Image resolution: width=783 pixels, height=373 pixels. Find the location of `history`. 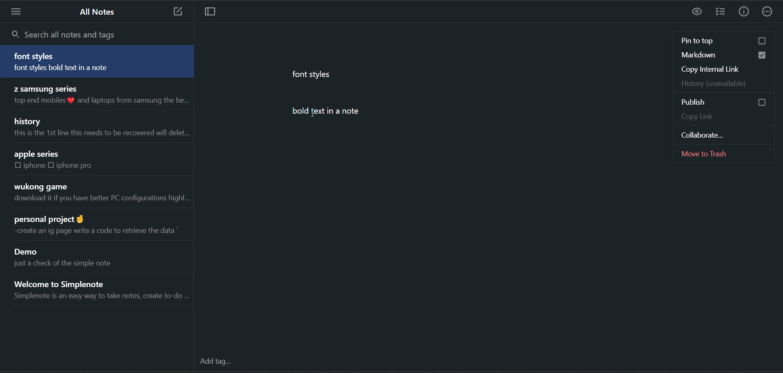

history is located at coordinates (29, 121).